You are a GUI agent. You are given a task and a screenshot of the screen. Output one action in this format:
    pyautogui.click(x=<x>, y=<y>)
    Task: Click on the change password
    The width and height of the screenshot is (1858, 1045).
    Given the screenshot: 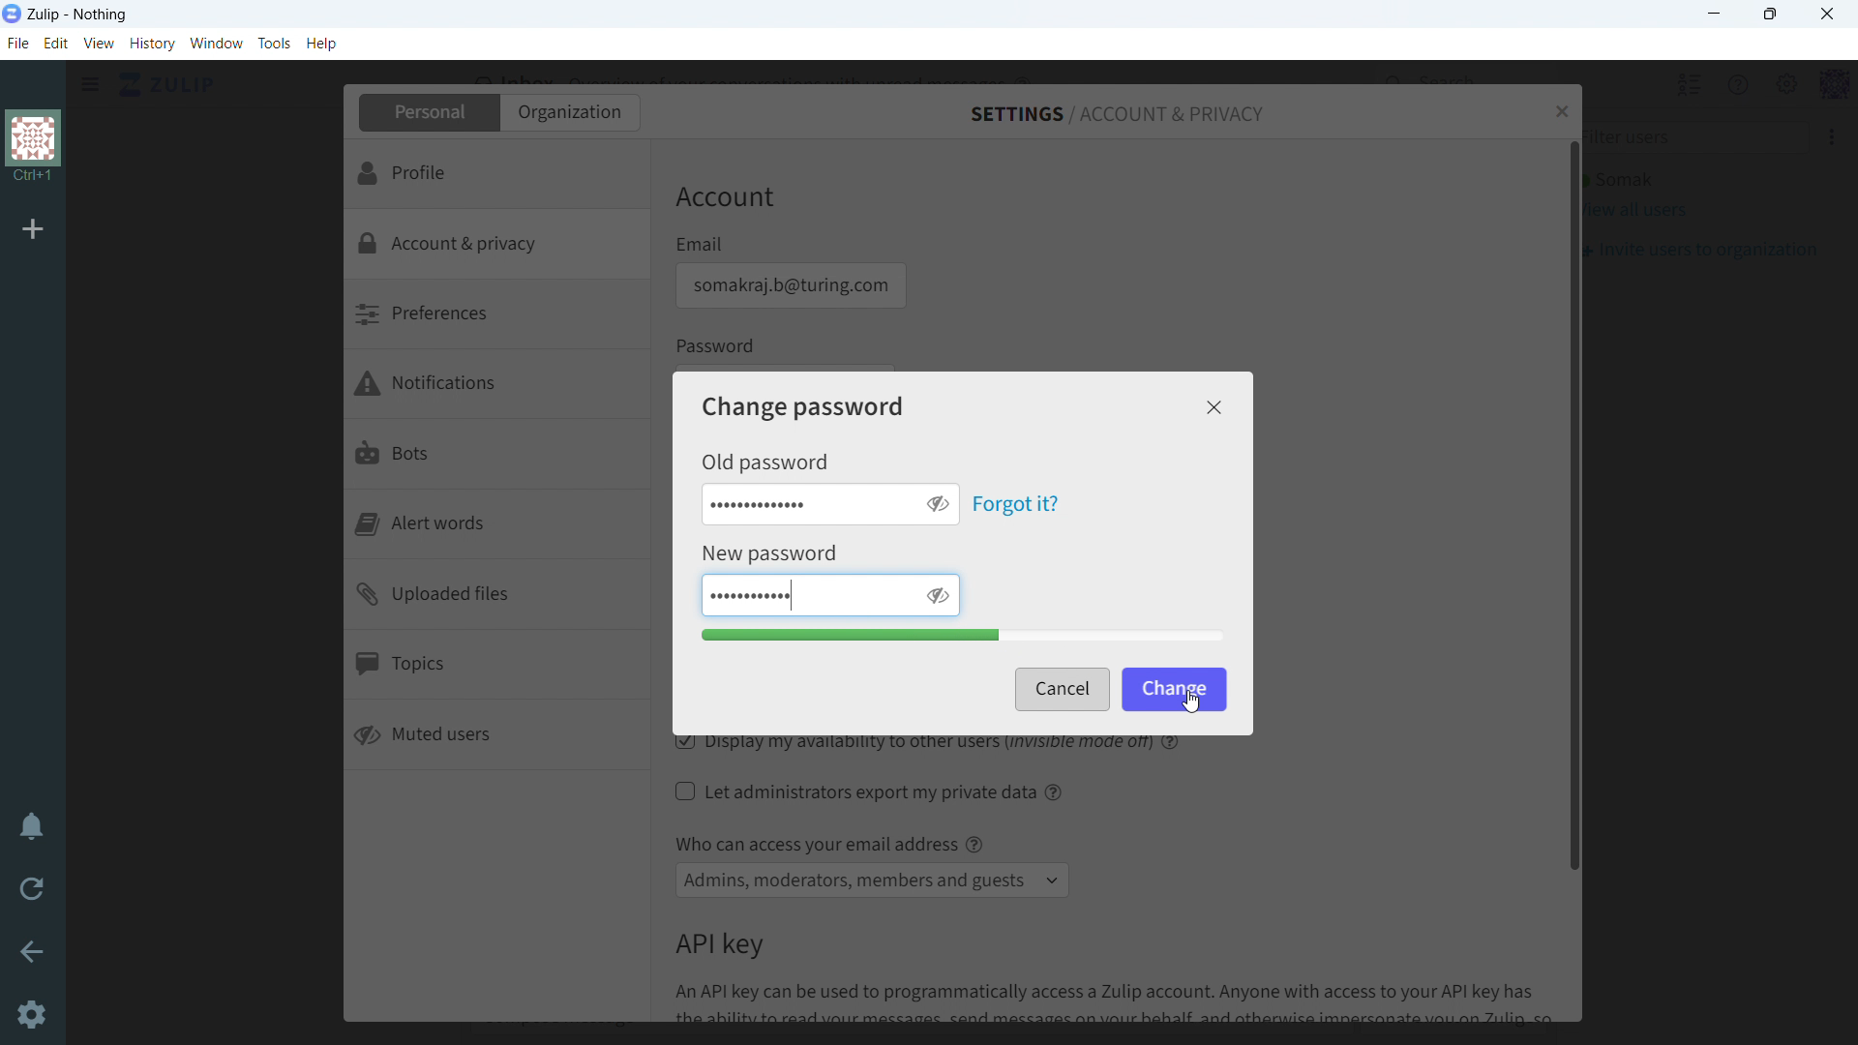 What is the action you would take?
    pyautogui.click(x=804, y=406)
    